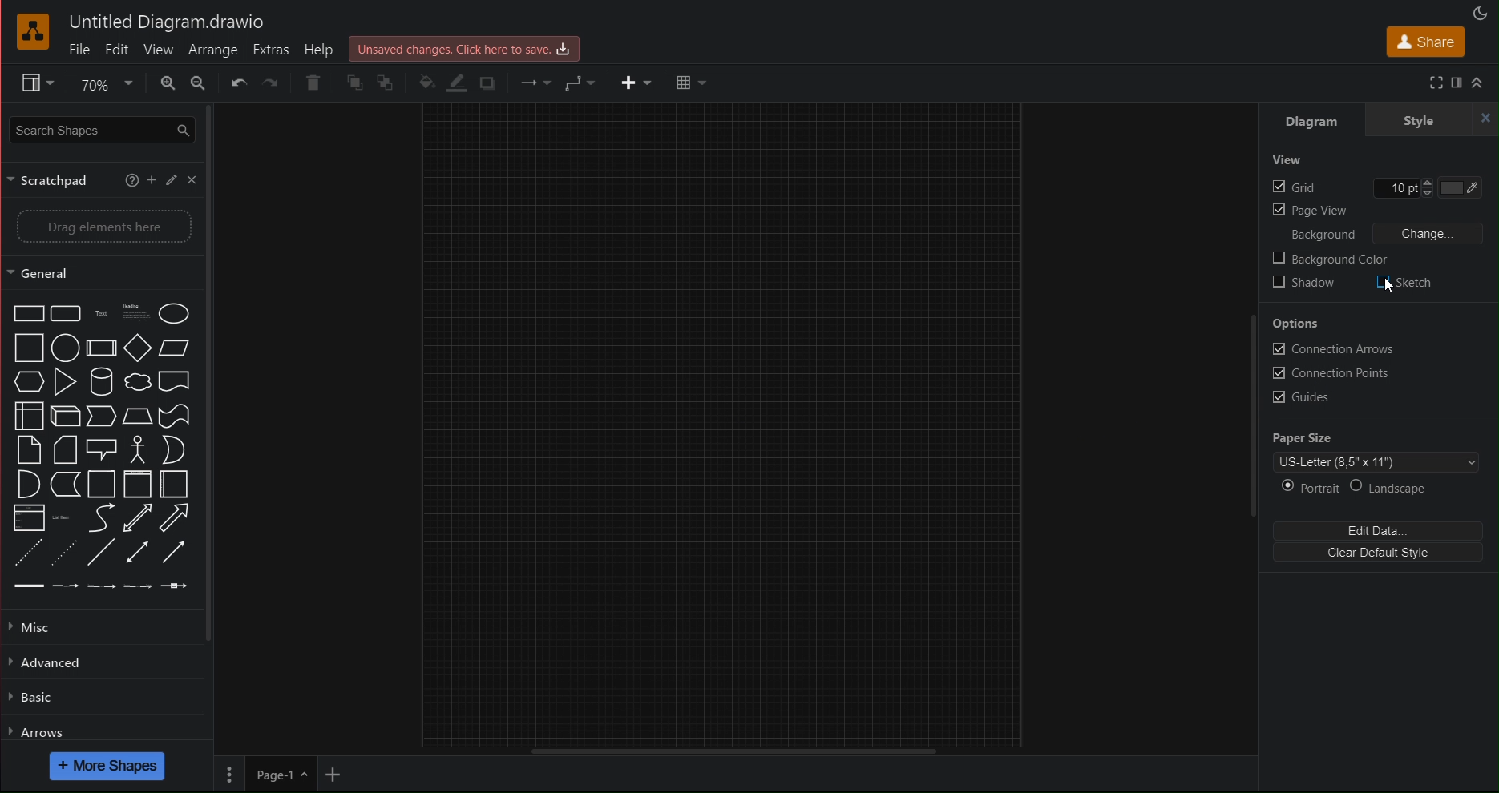 Image resolution: width=1499 pixels, height=793 pixels. What do you see at coordinates (1436, 232) in the screenshot?
I see `Change` at bounding box center [1436, 232].